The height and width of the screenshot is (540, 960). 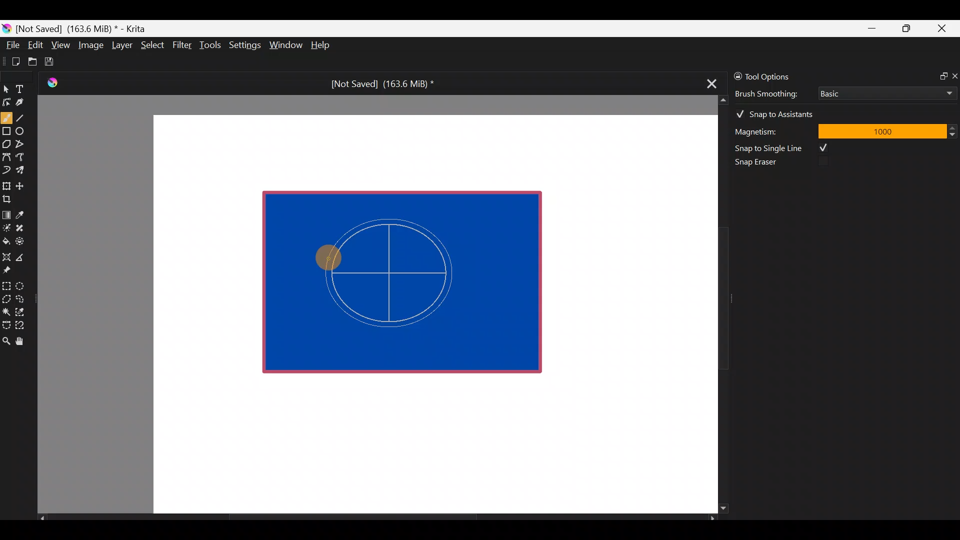 I want to click on Assistant tool, so click(x=6, y=254).